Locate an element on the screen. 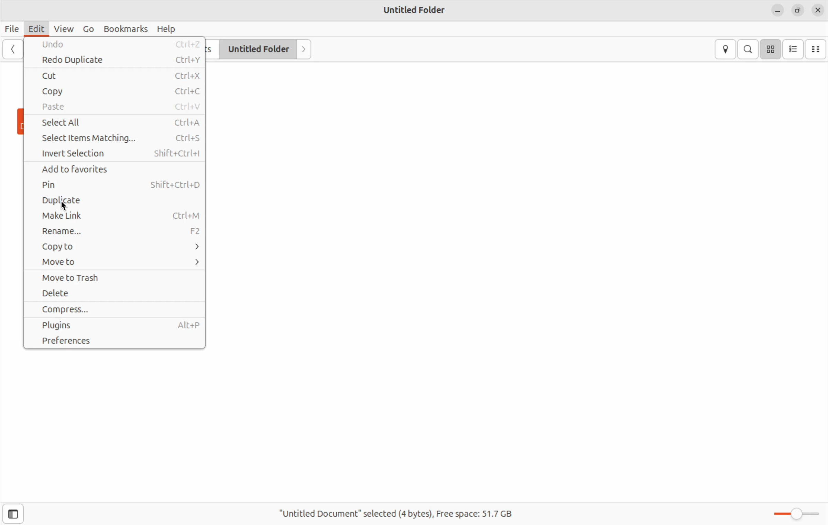 This screenshot has height=525, width=828. Pin is located at coordinates (113, 185).